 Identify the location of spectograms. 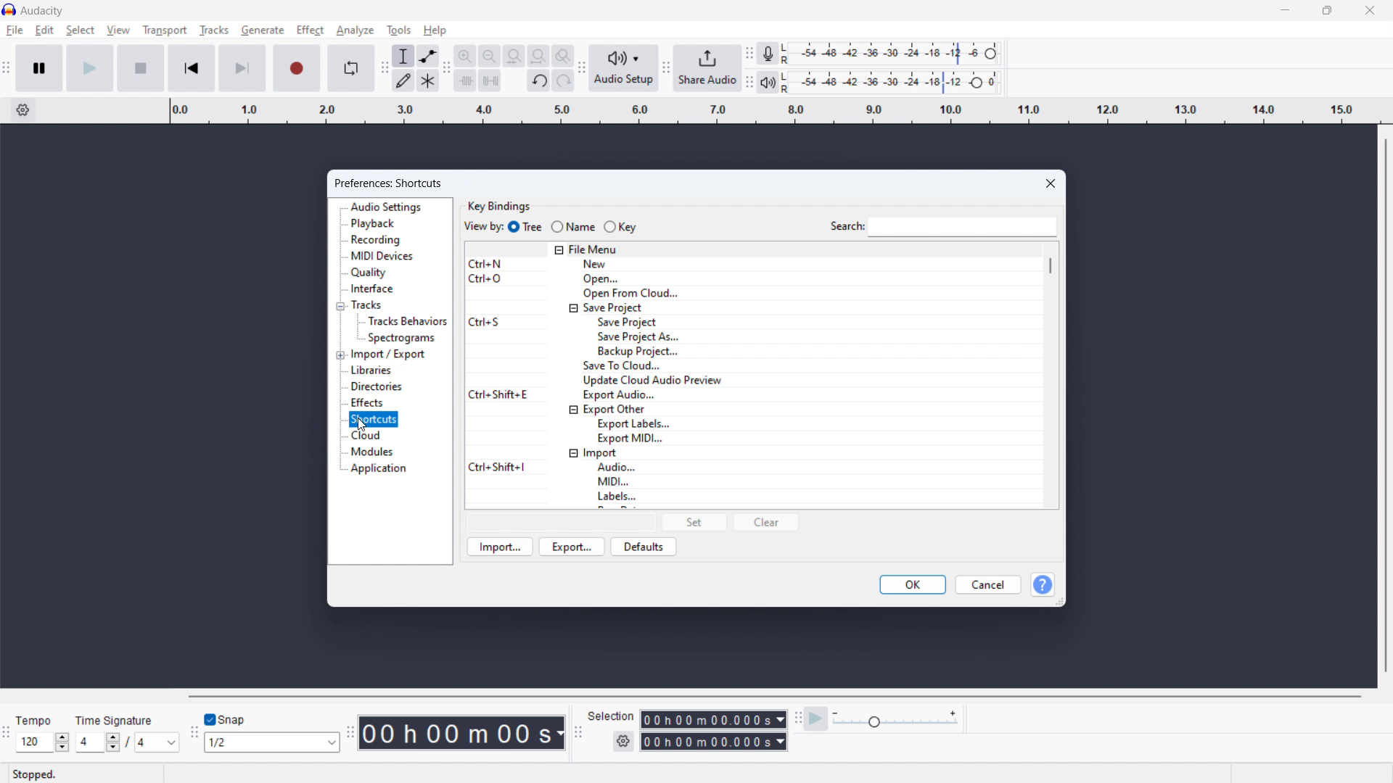
(403, 338).